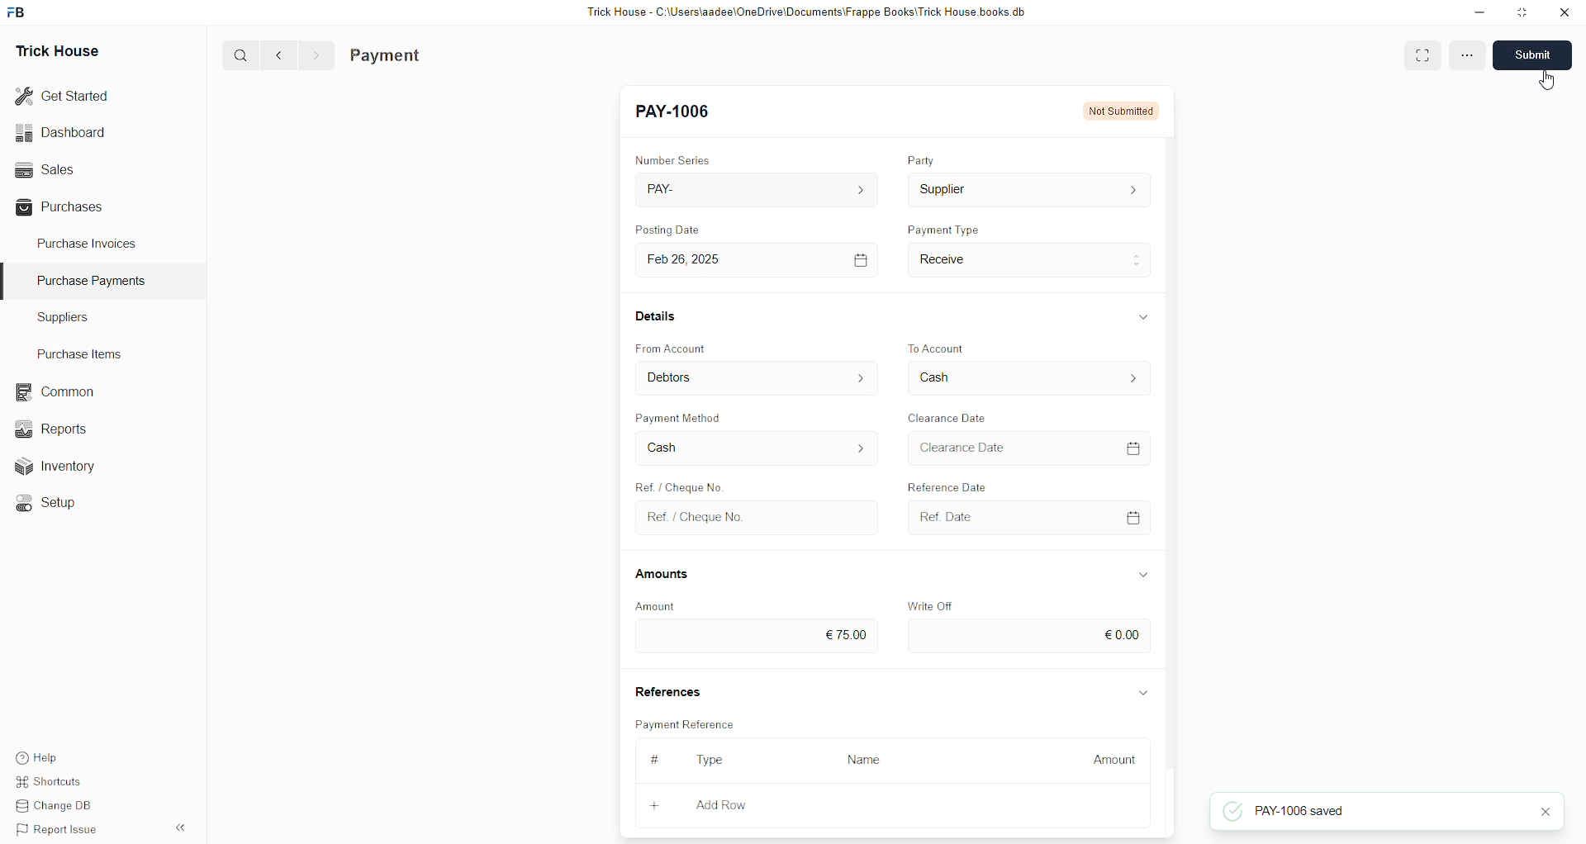 The width and height of the screenshot is (1586, 844). I want to click on From Account, so click(673, 347).